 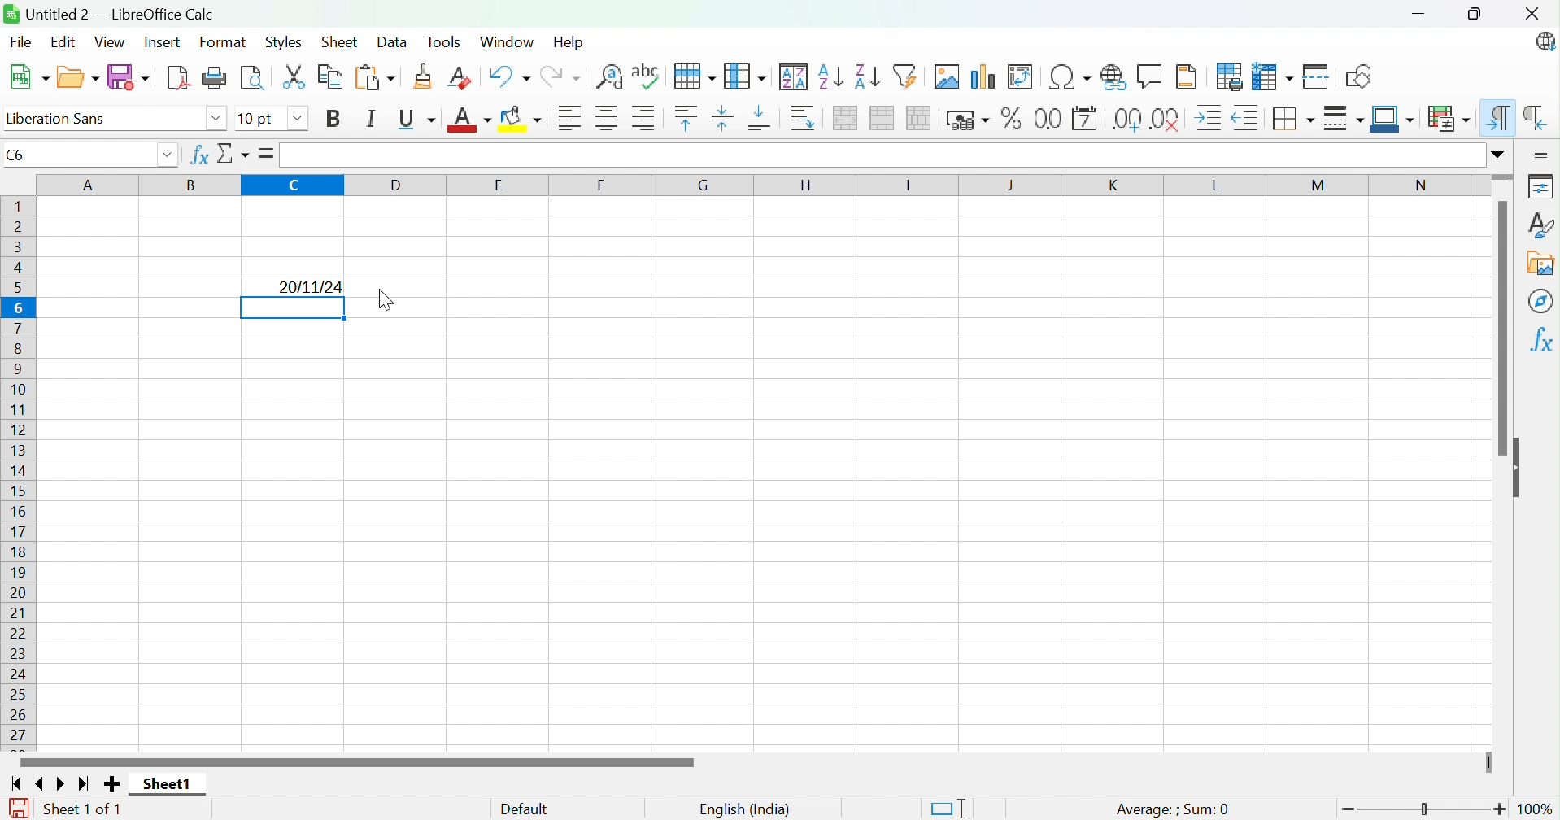 What do you see at coordinates (1502, 329) in the screenshot?
I see `Scroll bar` at bounding box center [1502, 329].